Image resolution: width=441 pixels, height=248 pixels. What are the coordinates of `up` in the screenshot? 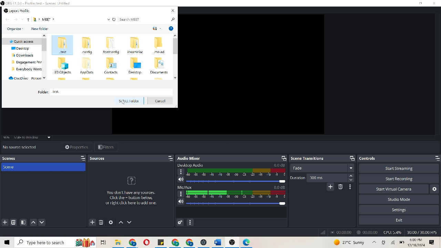 It's located at (28, 20).